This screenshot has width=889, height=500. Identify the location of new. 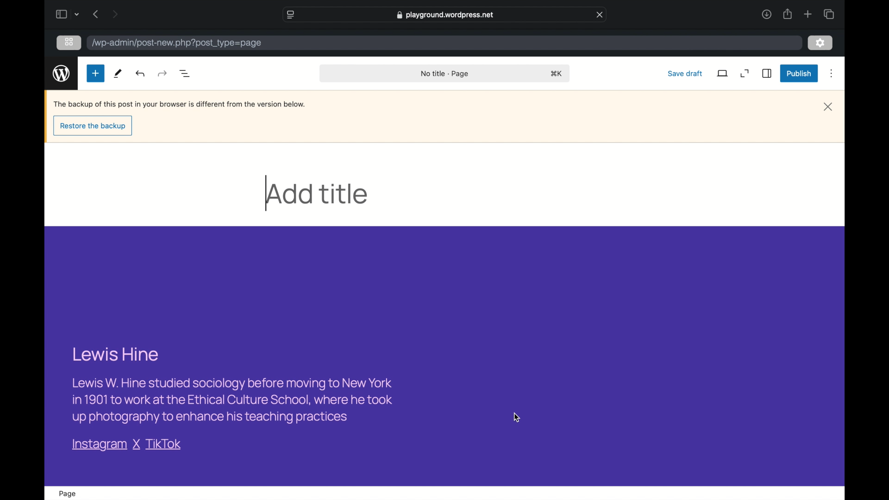
(95, 73).